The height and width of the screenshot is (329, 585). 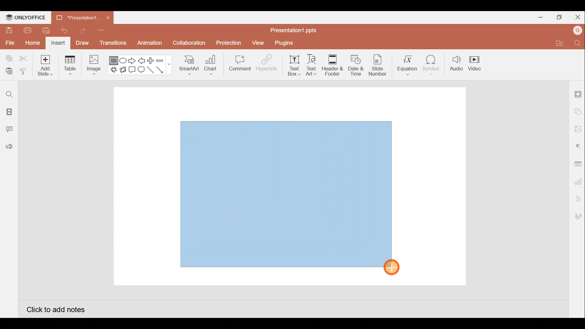 I want to click on Audio, so click(x=456, y=63).